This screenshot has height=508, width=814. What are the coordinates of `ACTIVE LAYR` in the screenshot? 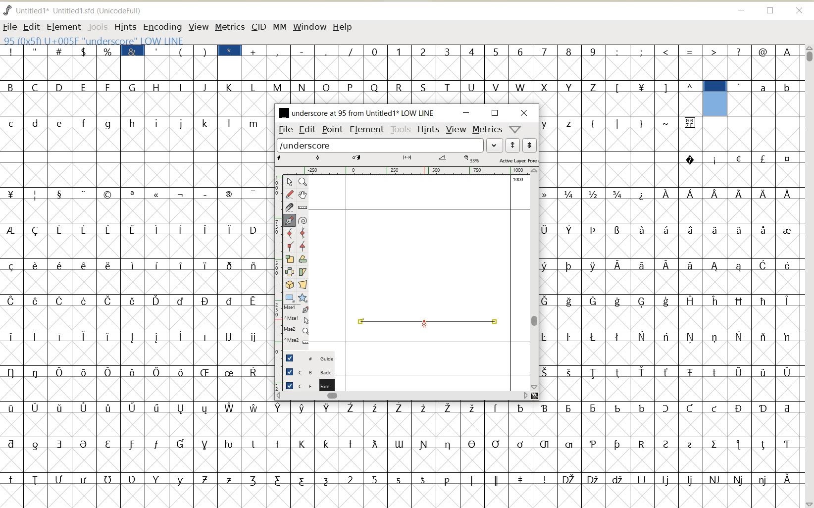 It's located at (407, 159).